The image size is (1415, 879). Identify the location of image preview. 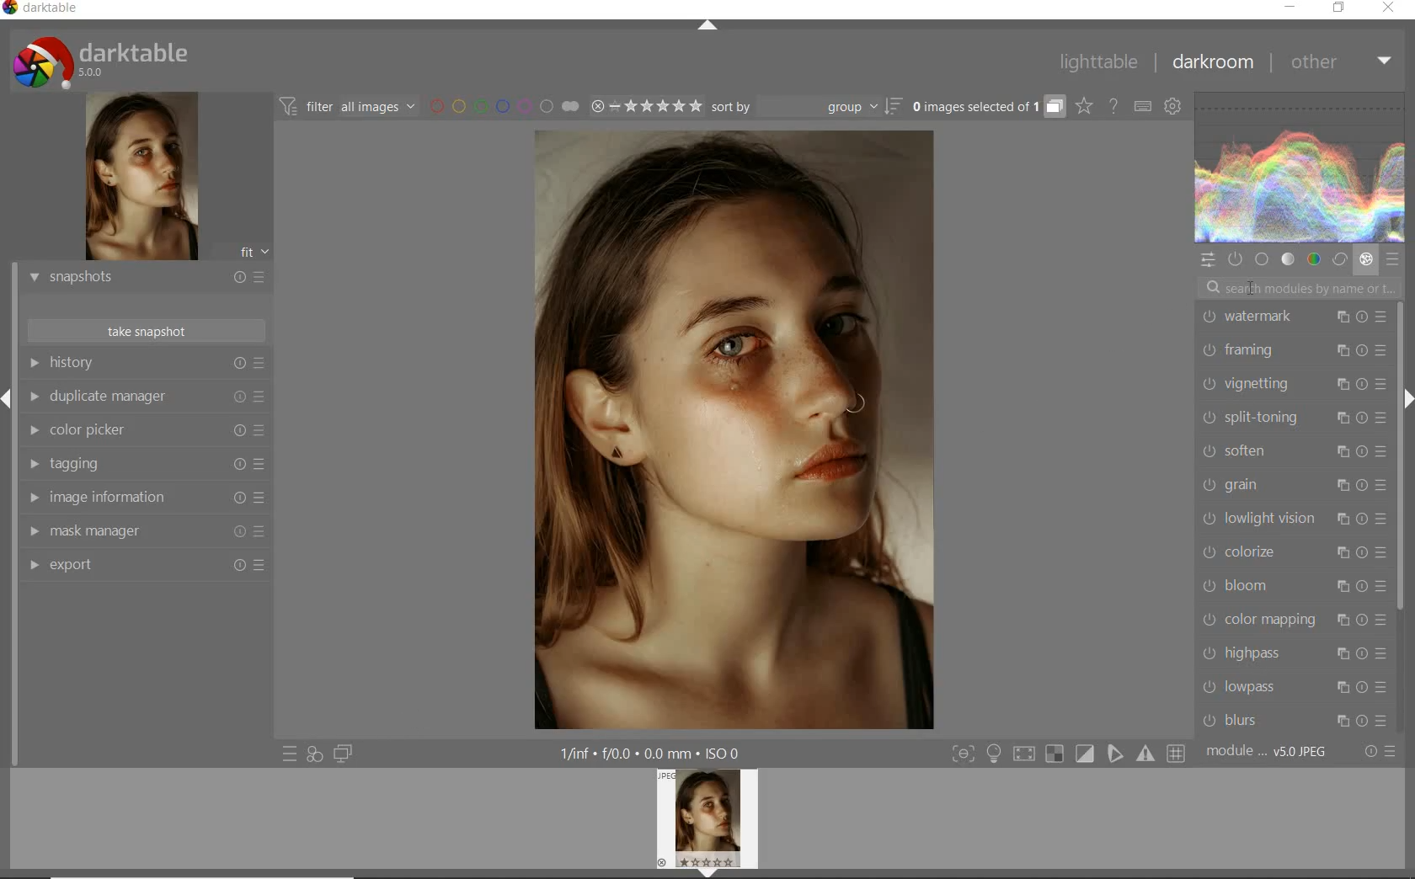
(707, 823).